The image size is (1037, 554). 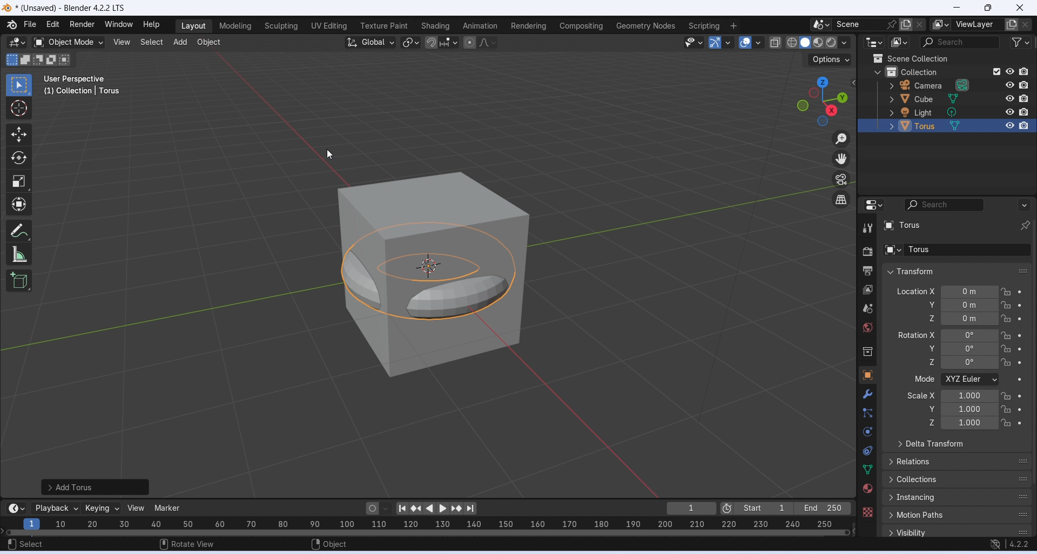 What do you see at coordinates (750, 43) in the screenshot?
I see `Show overlays` at bounding box center [750, 43].